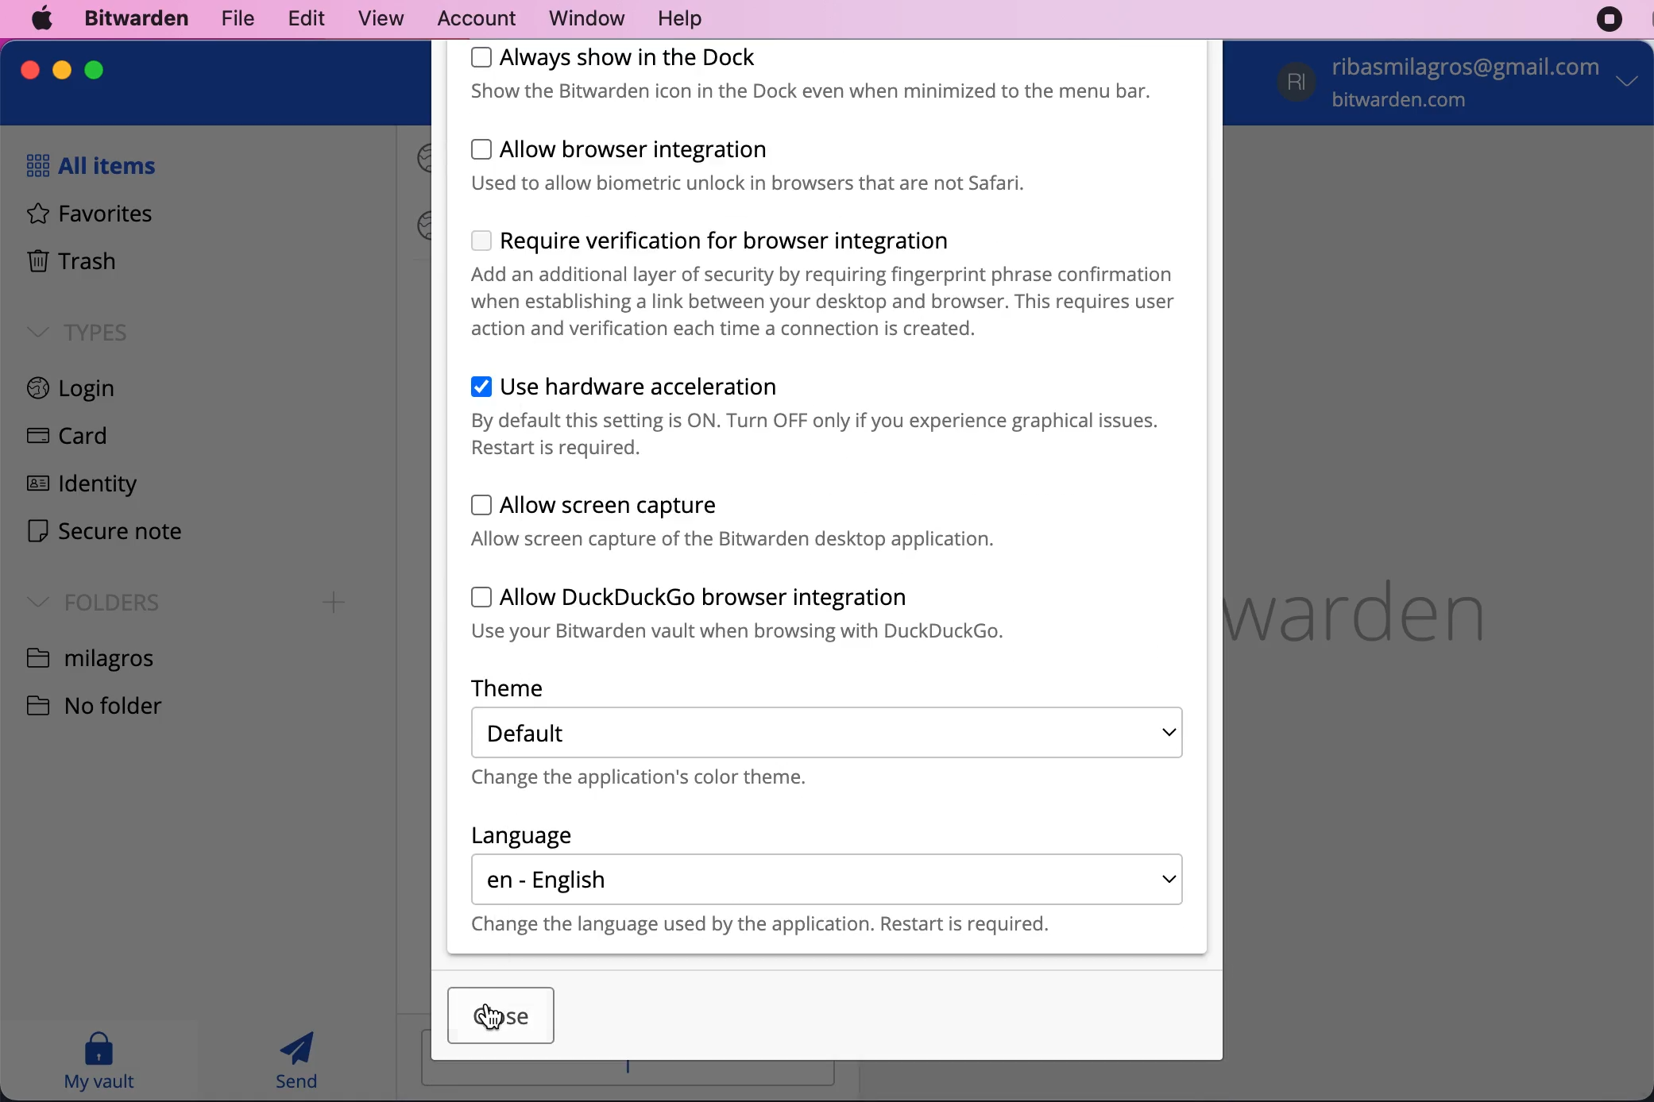 This screenshot has width=1654, height=1102. I want to click on window, so click(578, 18).